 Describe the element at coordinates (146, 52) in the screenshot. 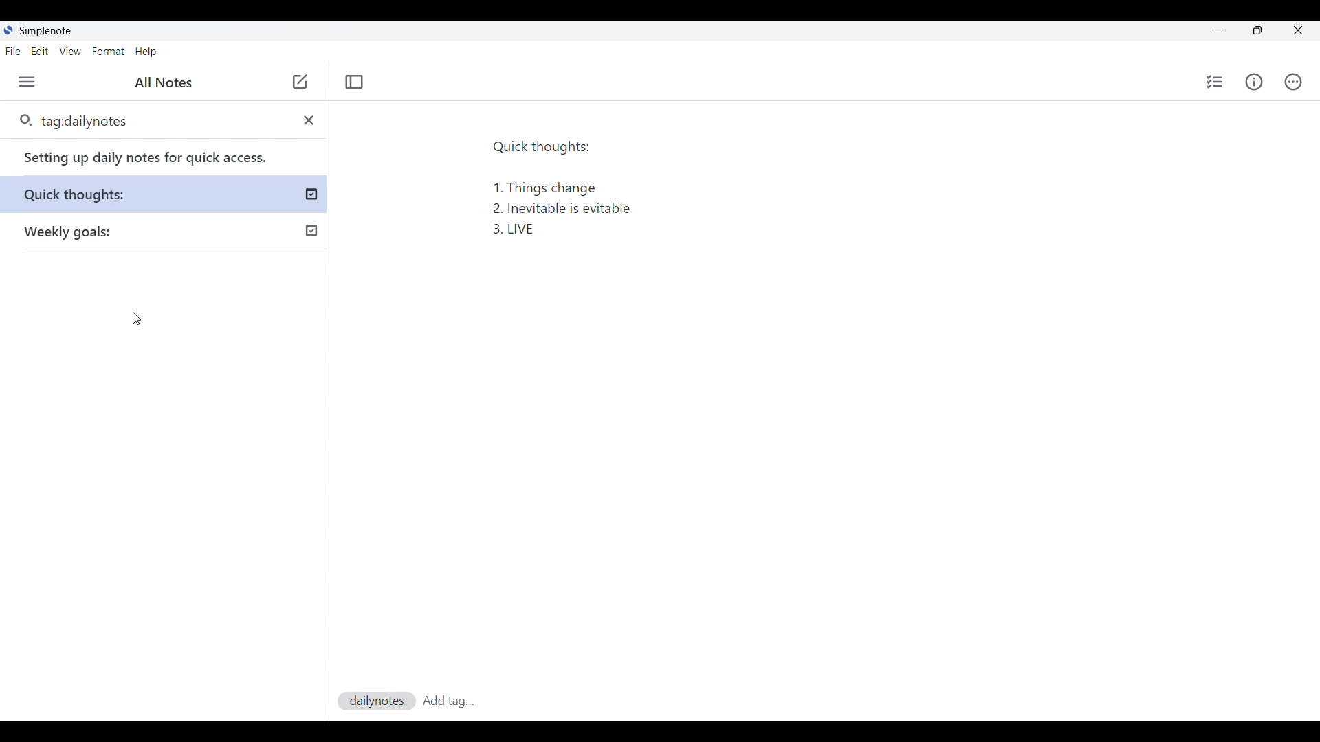

I see `Help menu` at that location.